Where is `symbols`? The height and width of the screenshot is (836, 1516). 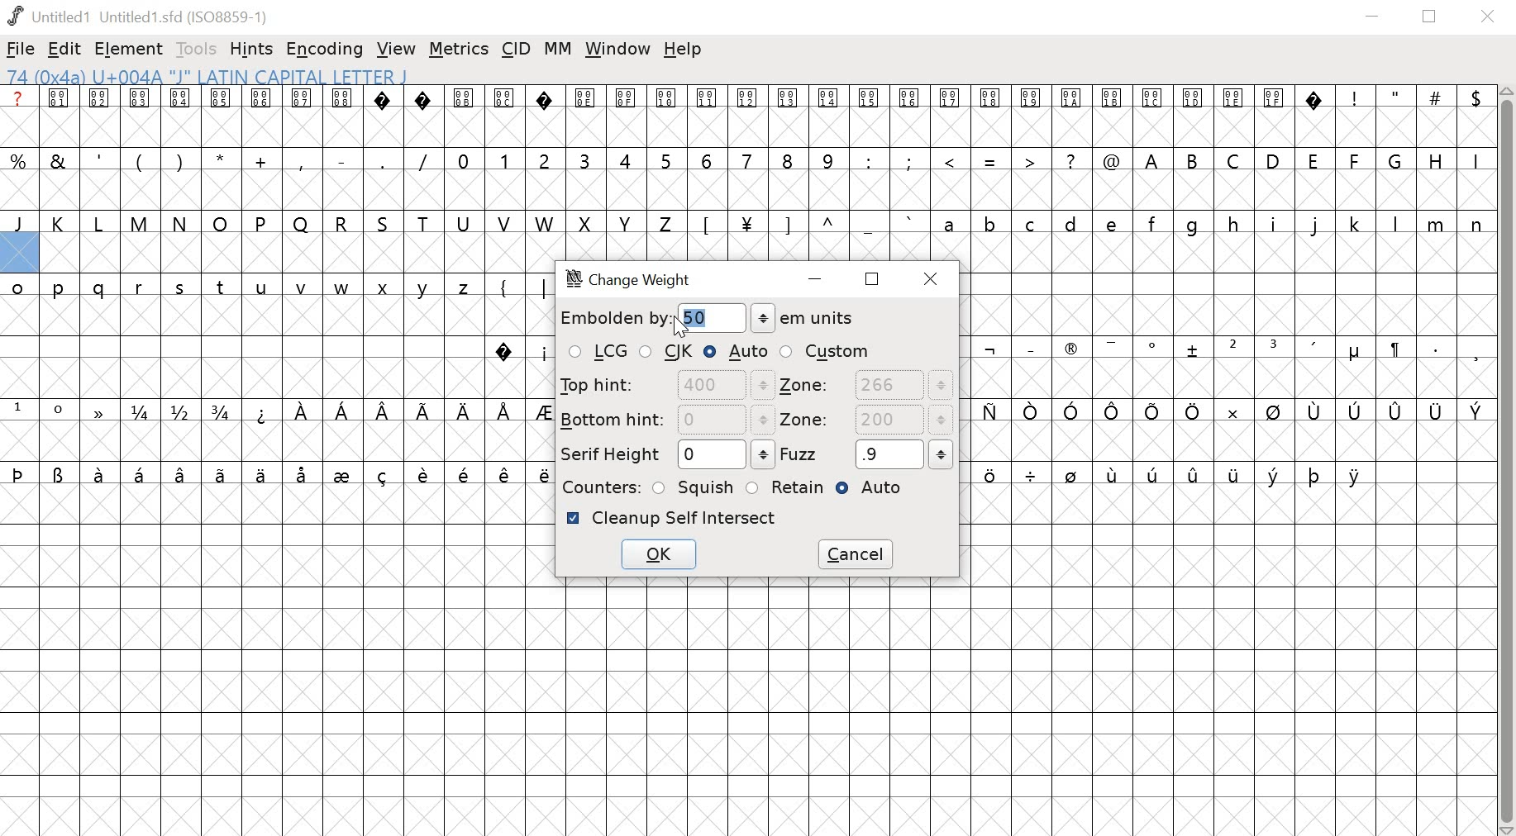
symbols is located at coordinates (519, 351).